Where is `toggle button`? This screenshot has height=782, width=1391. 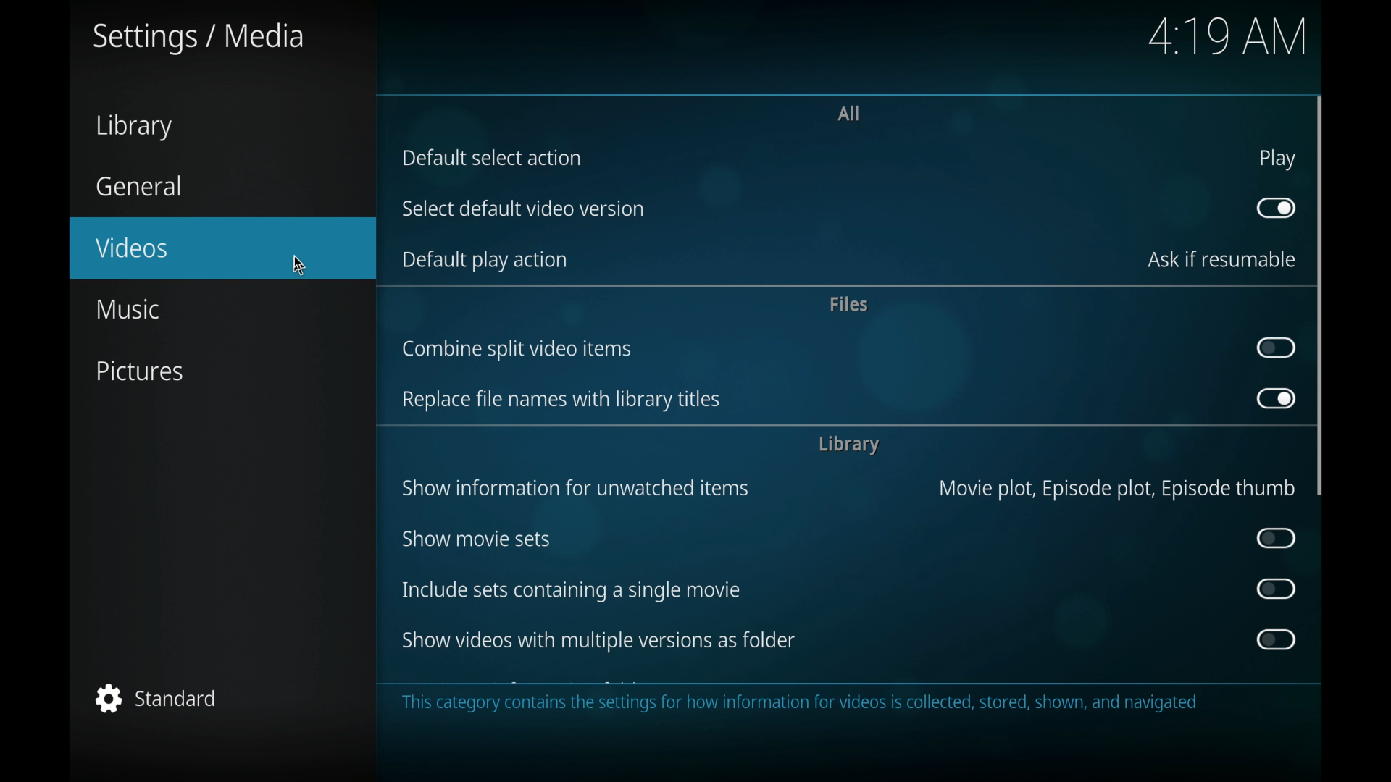 toggle button is located at coordinates (1277, 400).